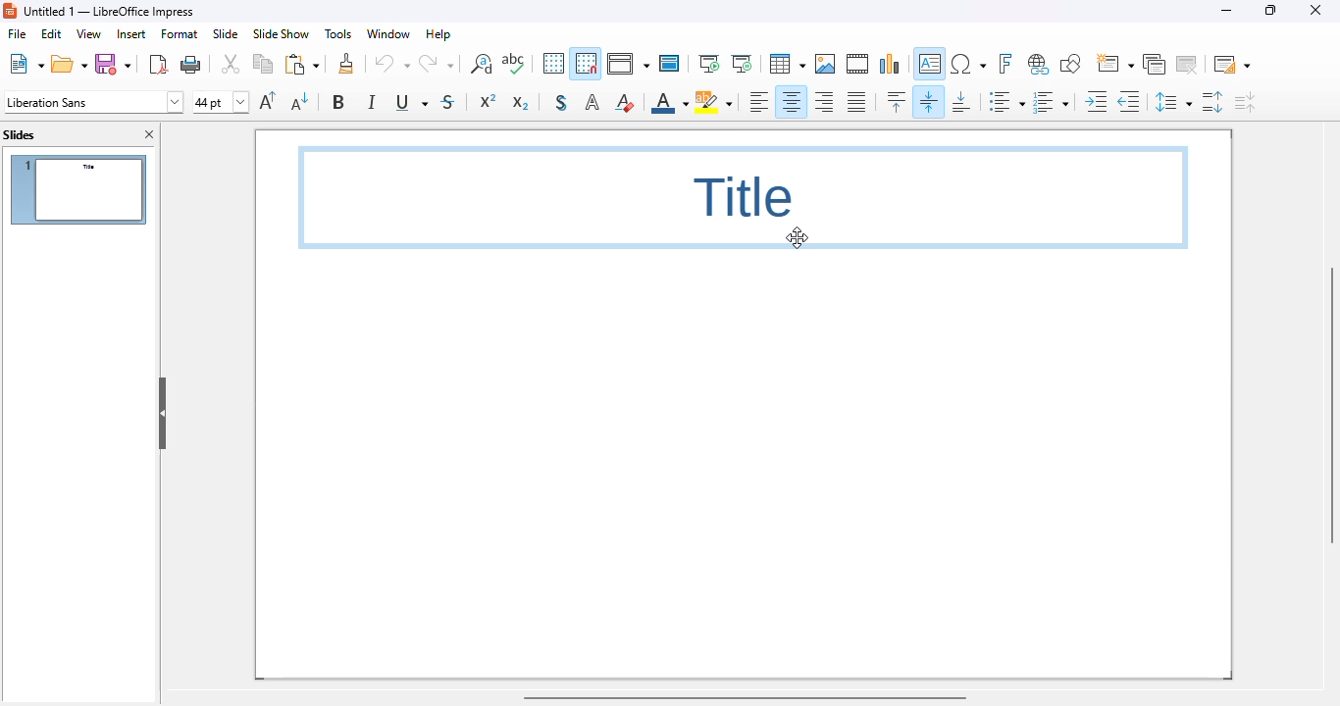 The width and height of the screenshot is (1340, 706). I want to click on slide, so click(226, 34).